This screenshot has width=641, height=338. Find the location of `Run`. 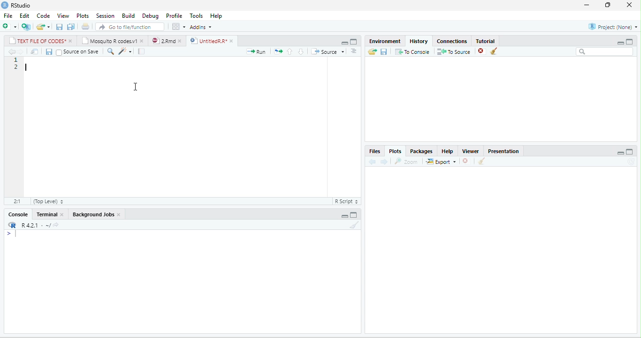

Run is located at coordinates (256, 51).